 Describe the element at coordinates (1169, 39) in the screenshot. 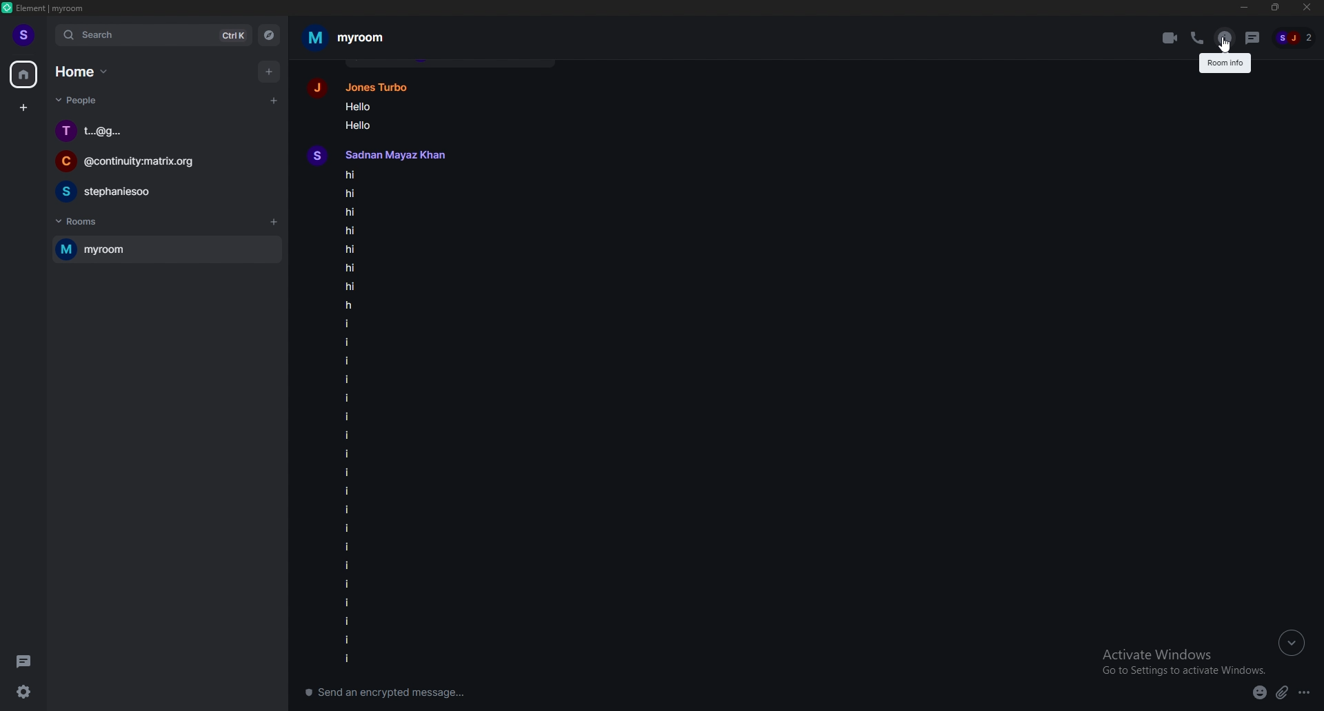

I see `video call` at that location.